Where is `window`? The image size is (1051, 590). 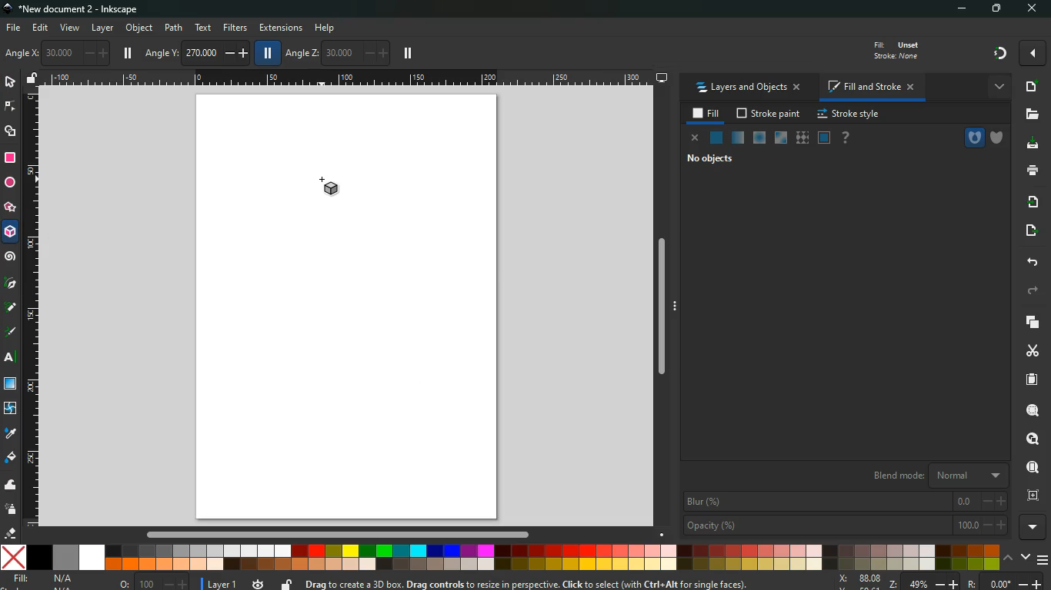 window is located at coordinates (779, 138).